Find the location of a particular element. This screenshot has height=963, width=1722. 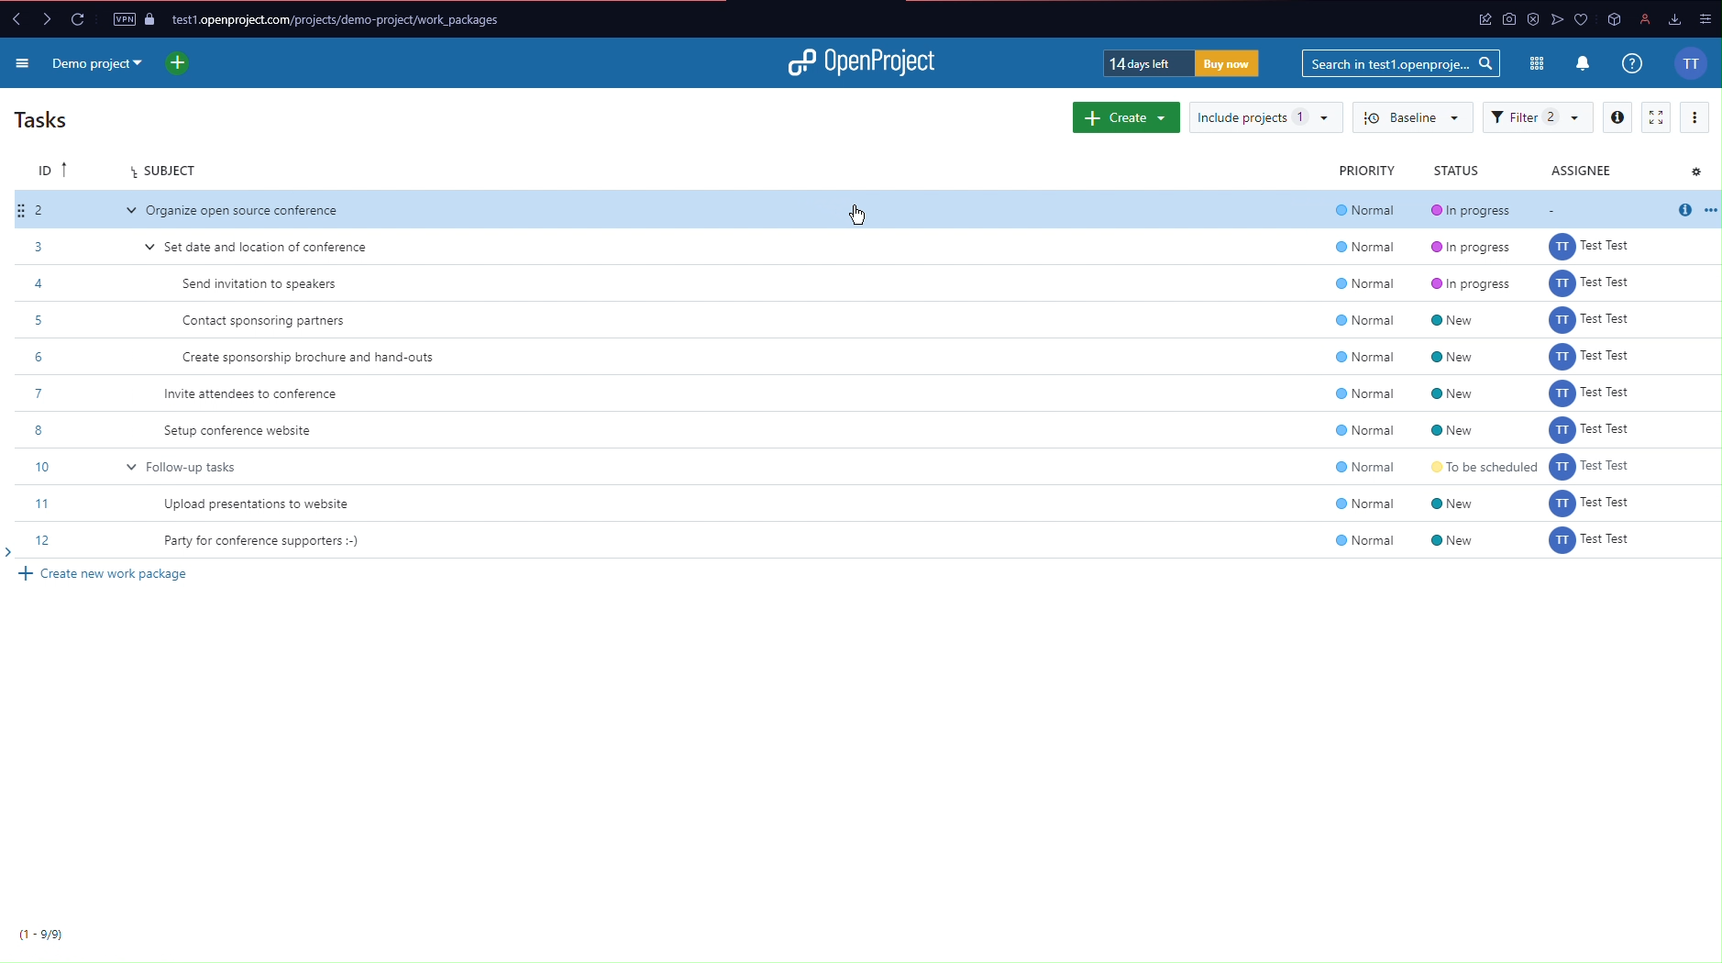

Create new work package is located at coordinates (107, 576).